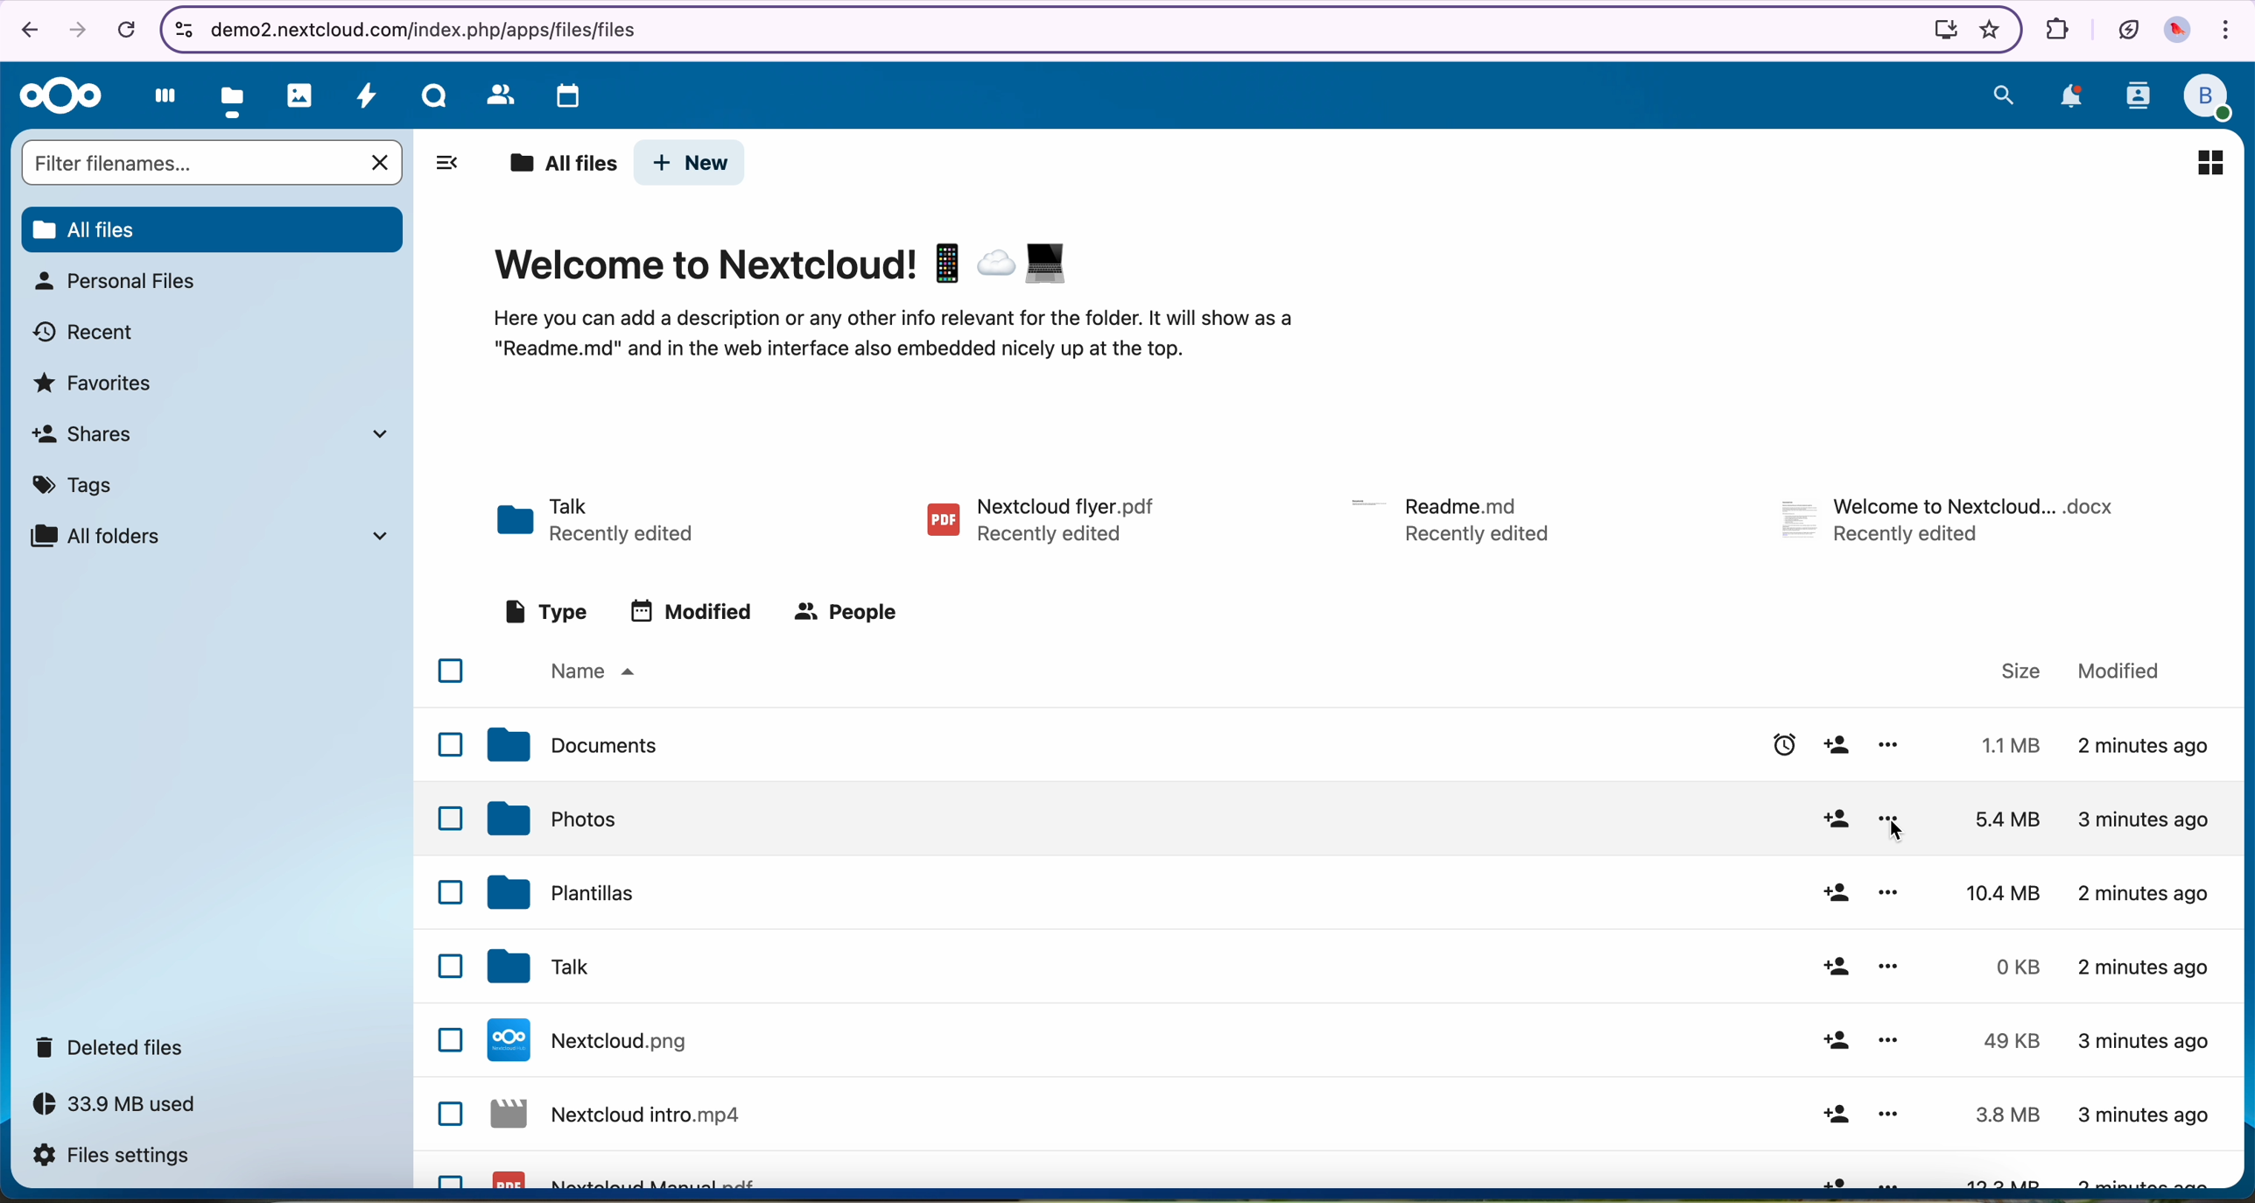  Describe the element at coordinates (236, 92) in the screenshot. I see `click on files` at that location.